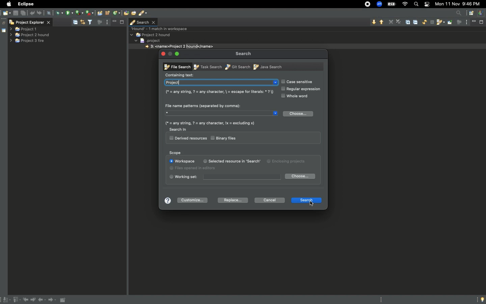 The height and width of the screenshot is (304, 486). Describe the element at coordinates (306, 199) in the screenshot. I see `Search` at that location.